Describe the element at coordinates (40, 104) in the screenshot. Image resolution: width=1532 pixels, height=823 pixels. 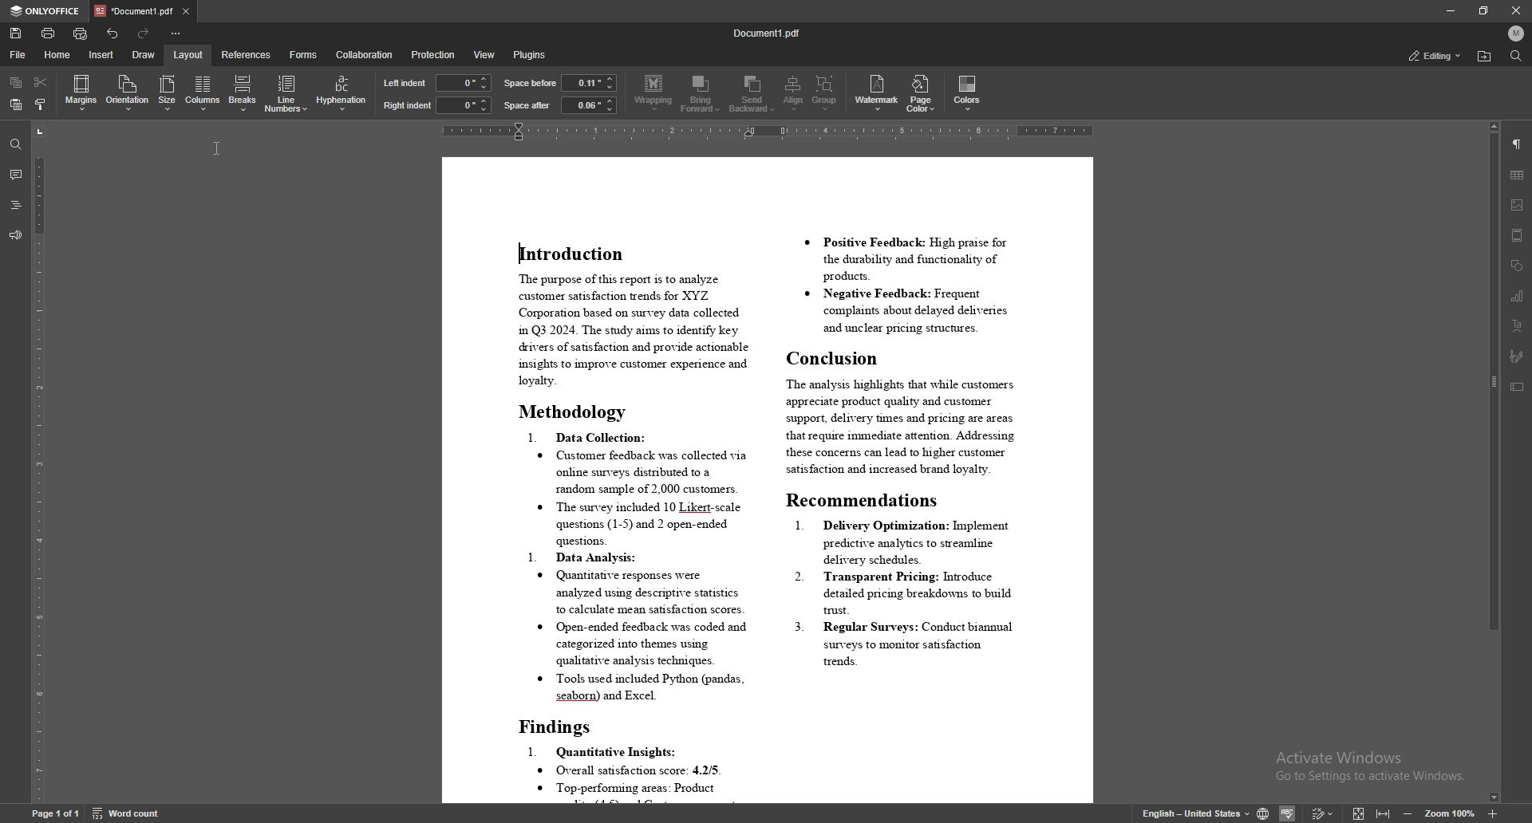
I see `copy style` at that location.